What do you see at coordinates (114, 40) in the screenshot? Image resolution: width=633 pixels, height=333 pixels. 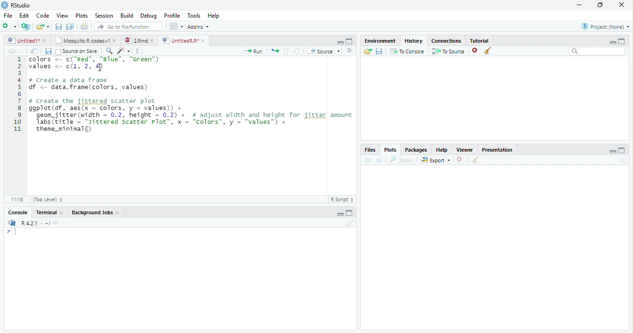 I see `close` at bounding box center [114, 40].